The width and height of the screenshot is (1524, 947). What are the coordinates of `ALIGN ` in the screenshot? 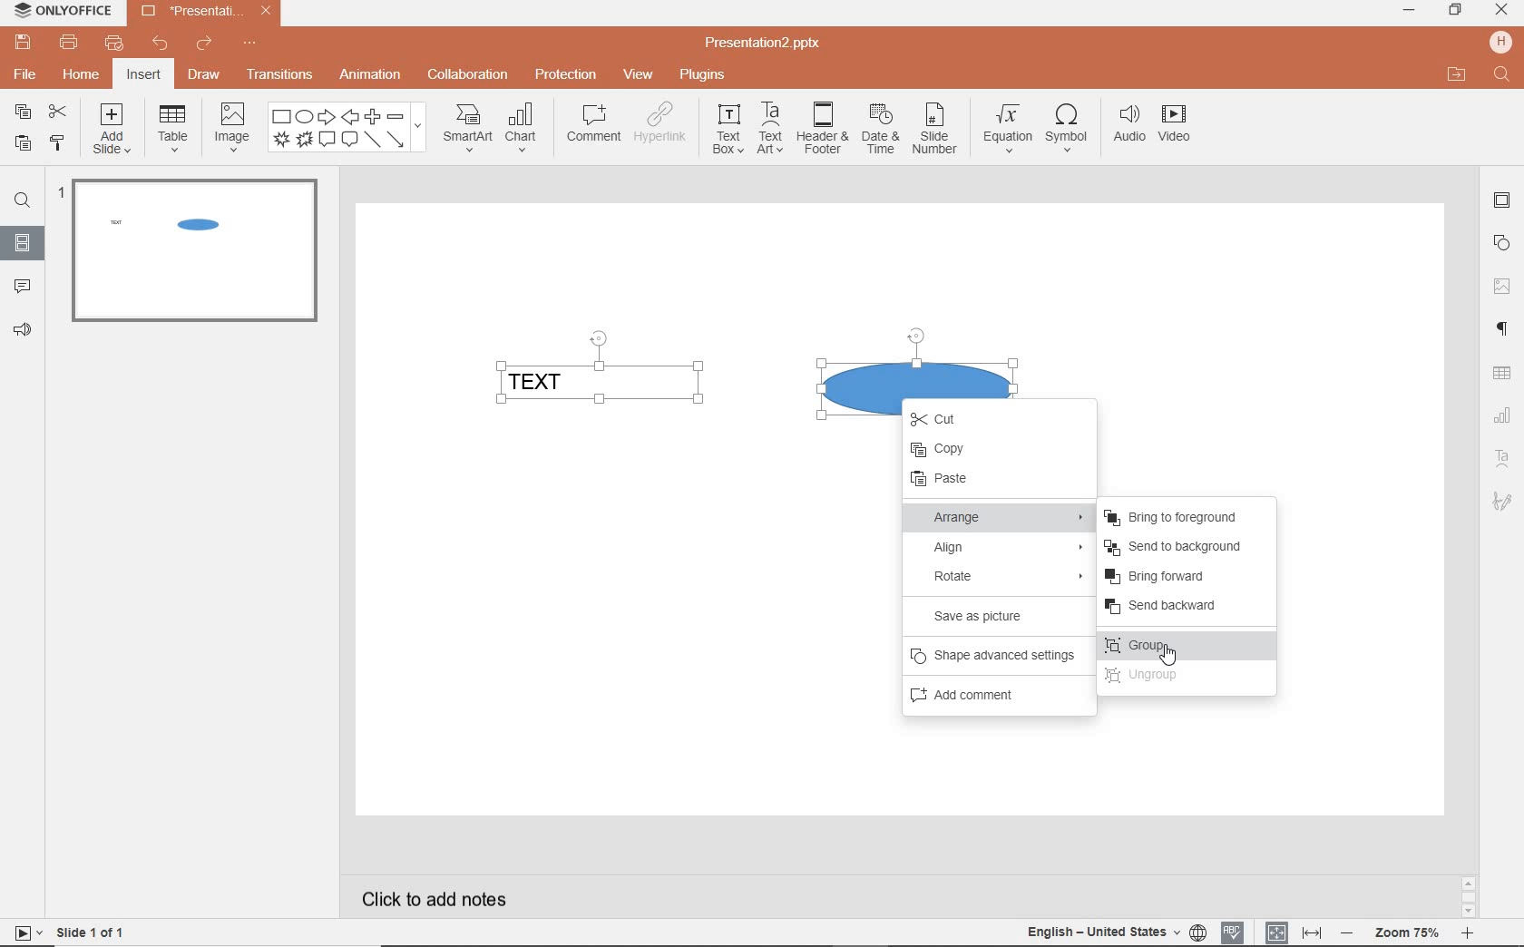 It's located at (999, 547).